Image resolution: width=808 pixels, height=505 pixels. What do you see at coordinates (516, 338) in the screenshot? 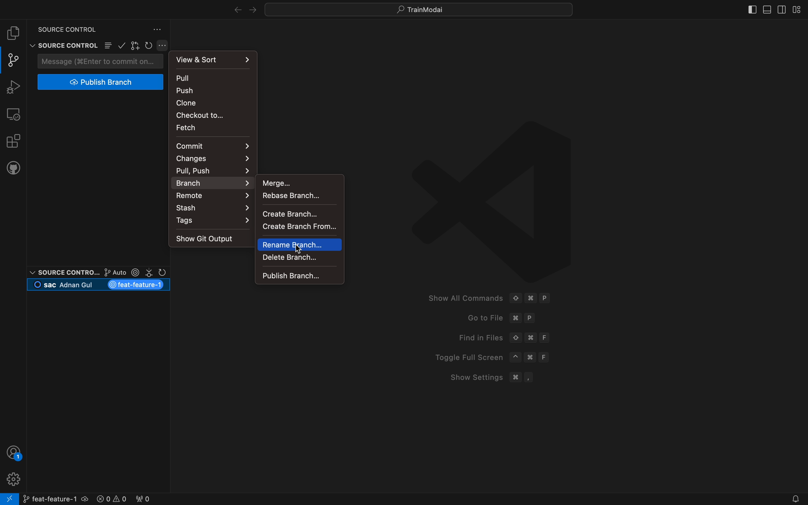
I see `Up` at bounding box center [516, 338].